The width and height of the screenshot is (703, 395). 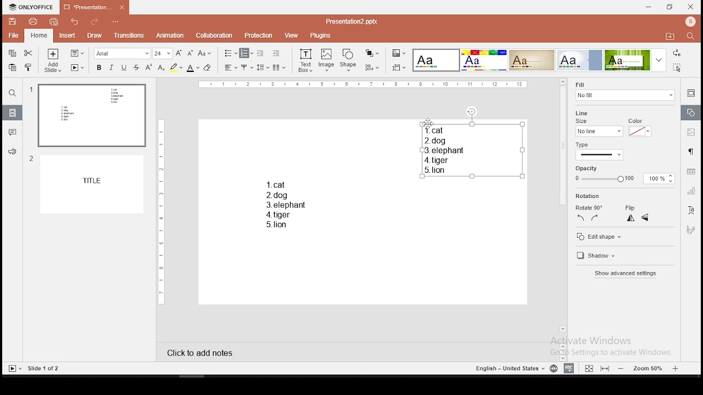 What do you see at coordinates (582, 218) in the screenshot?
I see `rotate 90 counterclockwise` at bounding box center [582, 218].